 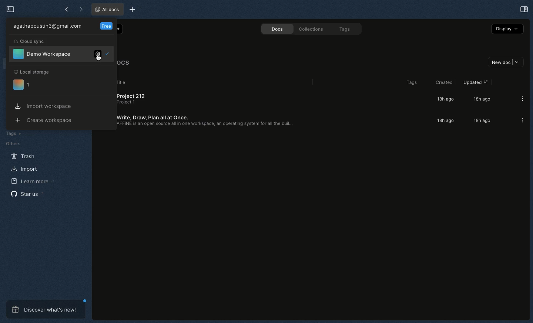 I want to click on 18h ago, so click(x=481, y=99).